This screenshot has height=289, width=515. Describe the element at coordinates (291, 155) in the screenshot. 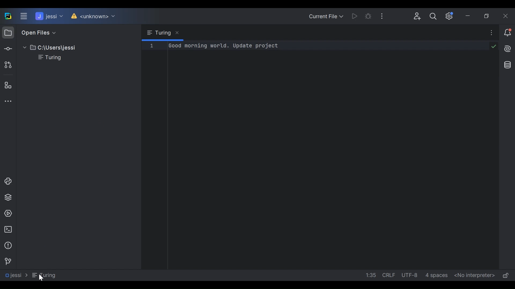

I see `Editor` at that location.